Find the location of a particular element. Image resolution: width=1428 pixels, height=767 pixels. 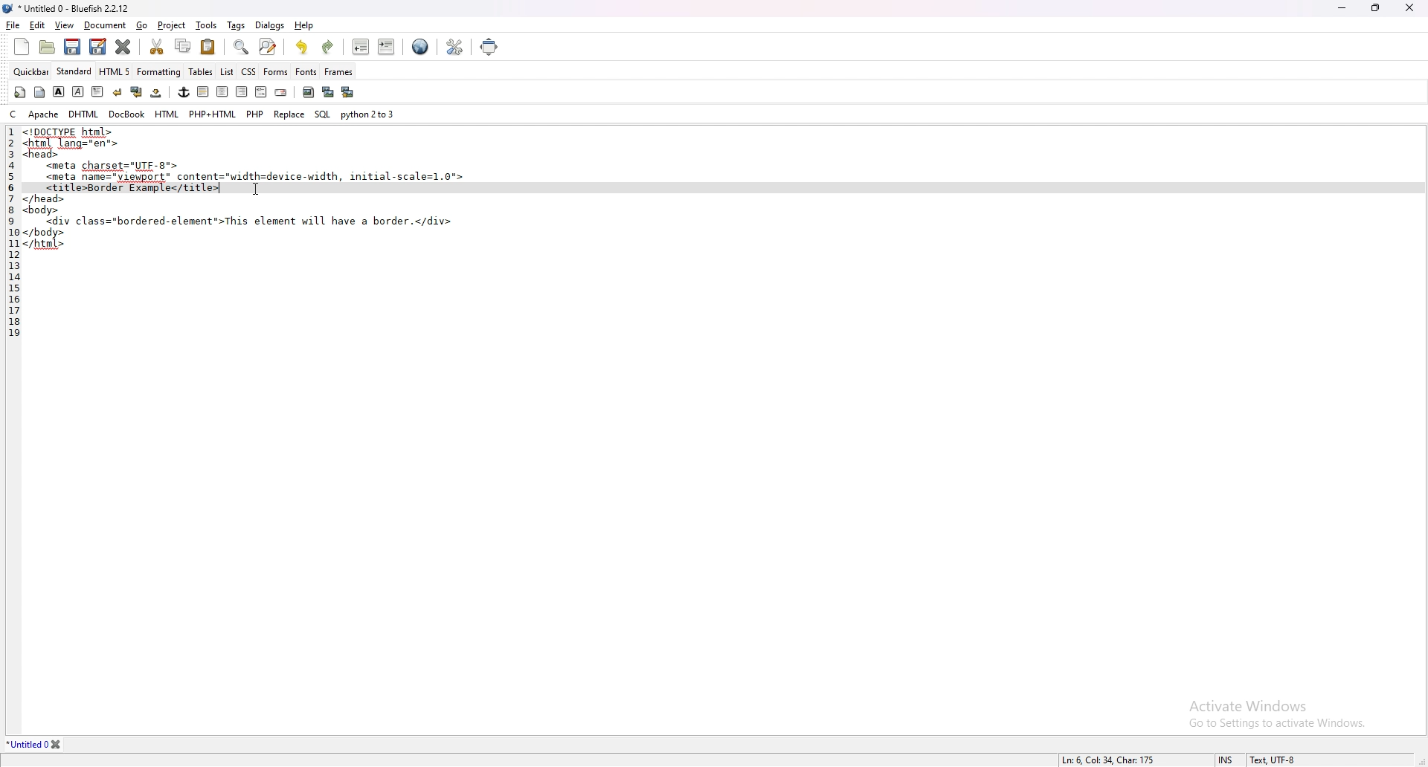

frames is located at coordinates (338, 71).